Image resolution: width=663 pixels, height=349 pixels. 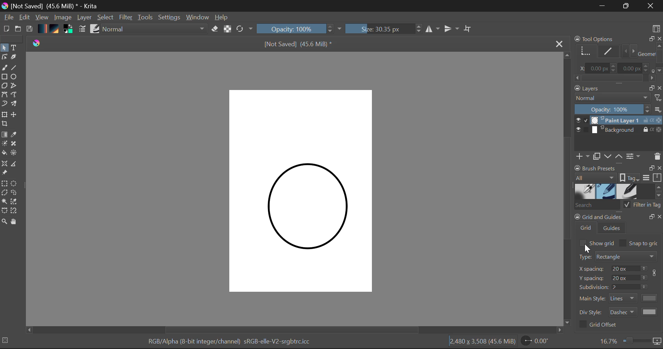 What do you see at coordinates (16, 164) in the screenshot?
I see `Measurements` at bounding box center [16, 164].